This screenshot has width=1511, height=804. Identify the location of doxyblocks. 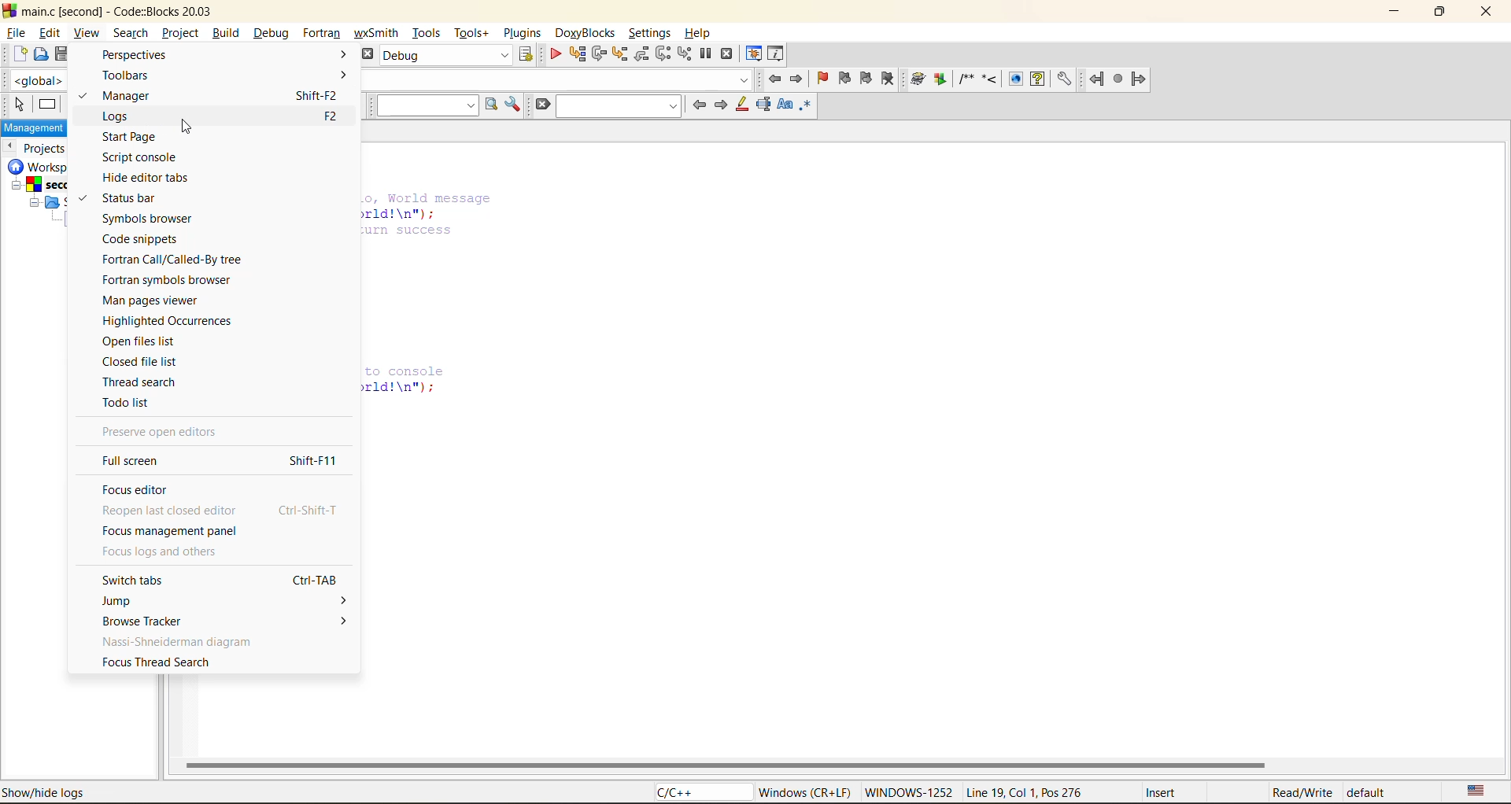
(584, 31).